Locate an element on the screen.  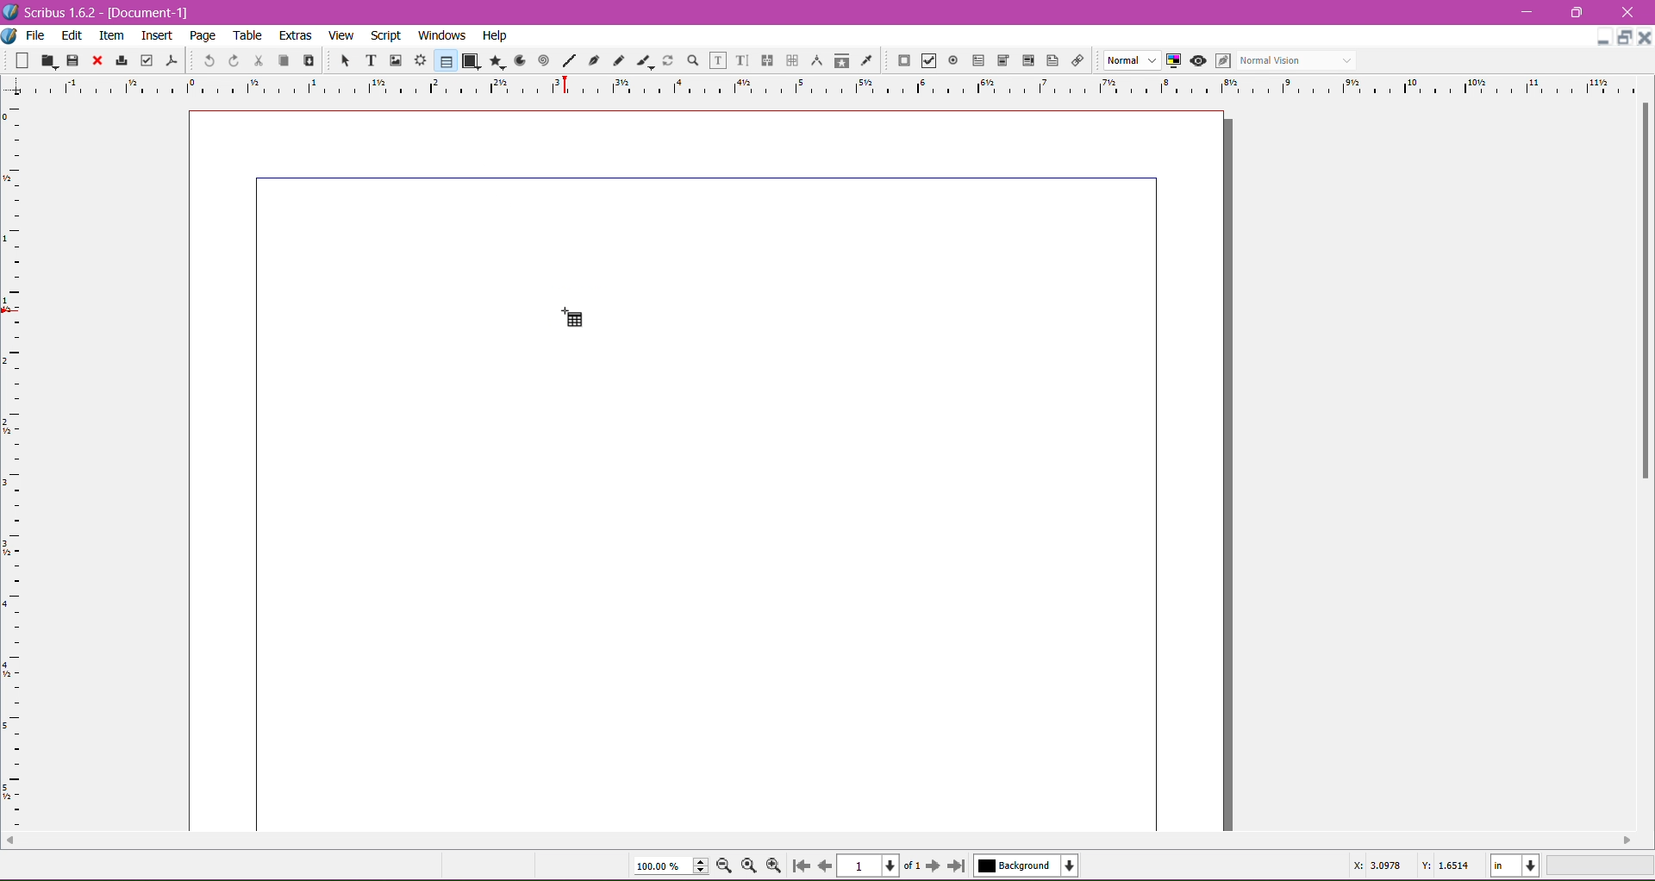
Bezier Curve is located at coordinates (592, 59).